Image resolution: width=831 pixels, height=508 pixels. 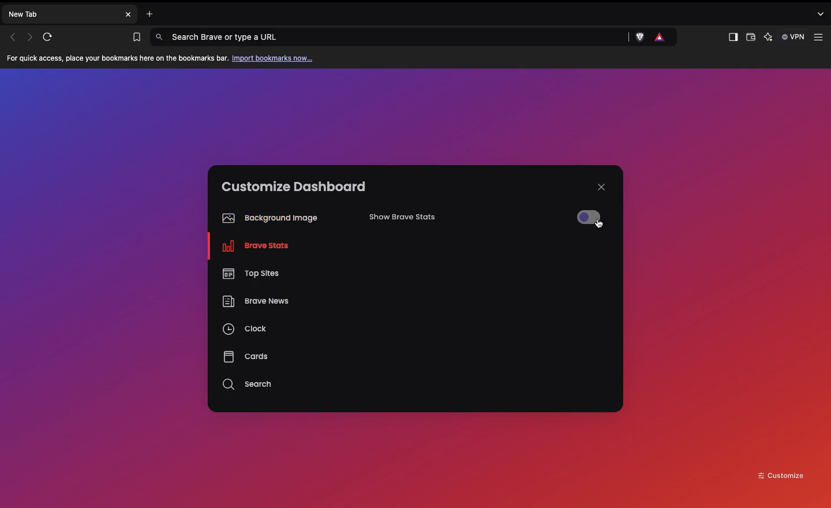 I want to click on Rewards, so click(x=660, y=37).